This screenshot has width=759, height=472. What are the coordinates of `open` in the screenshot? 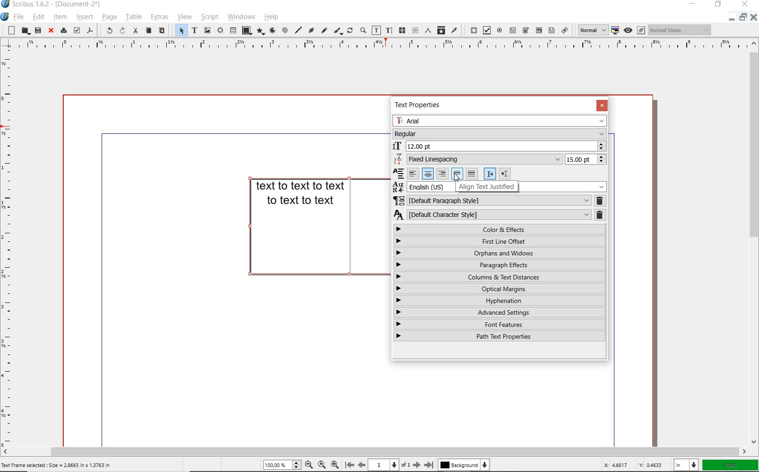 It's located at (25, 31).